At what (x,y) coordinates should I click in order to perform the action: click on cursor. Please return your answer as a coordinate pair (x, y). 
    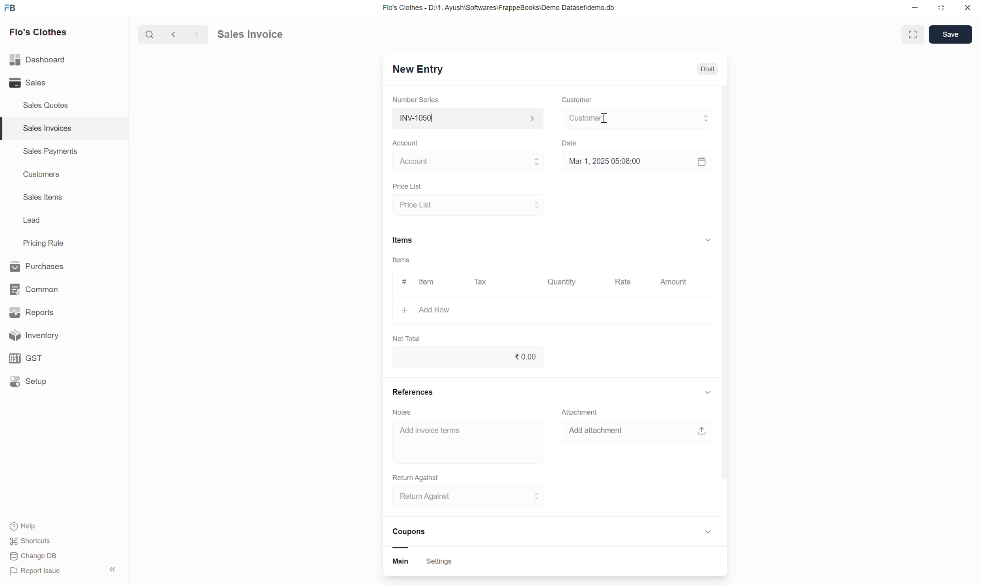
    Looking at the image, I should click on (604, 118).